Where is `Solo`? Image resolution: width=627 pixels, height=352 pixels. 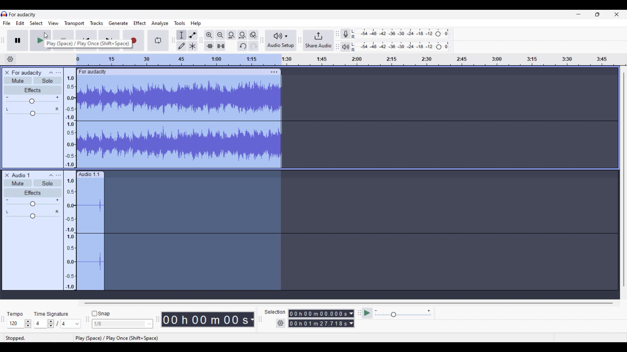 Solo is located at coordinates (48, 81).